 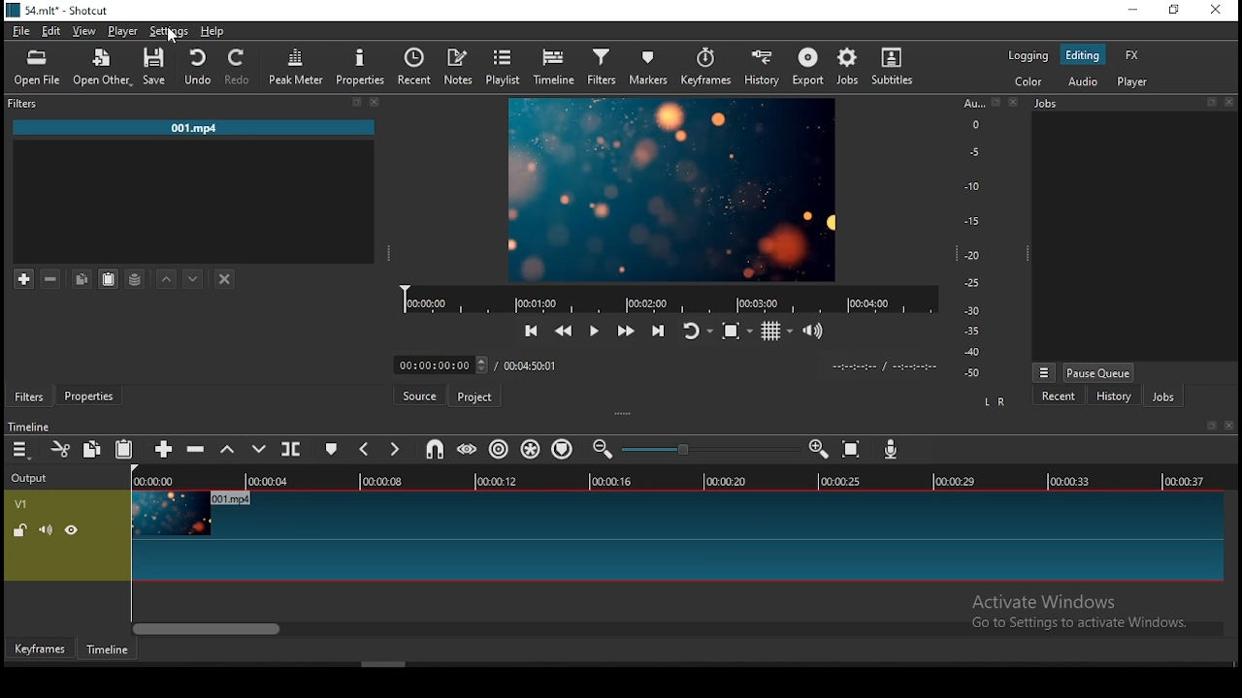 What do you see at coordinates (1082, 80) in the screenshot?
I see `audio` at bounding box center [1082, 80].